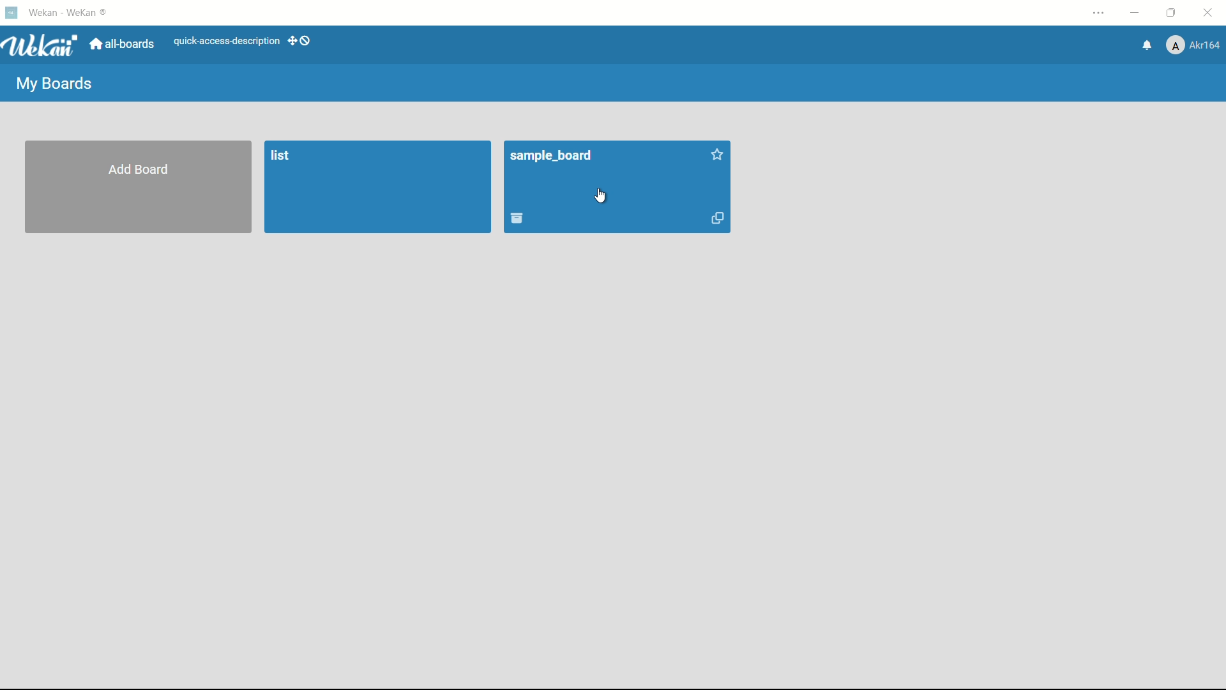  What do you see at coordinates (1145, 44) in the screenshot?
I see `notifications` at bounding box center [1145, 44].